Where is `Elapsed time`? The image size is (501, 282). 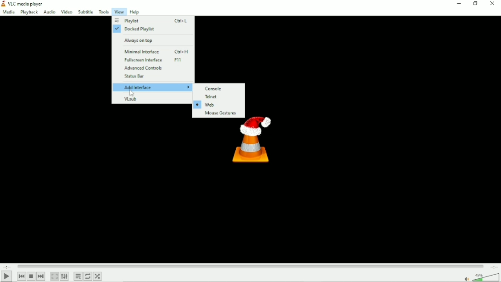
Elapsed time is located at coordinates (7, 266).